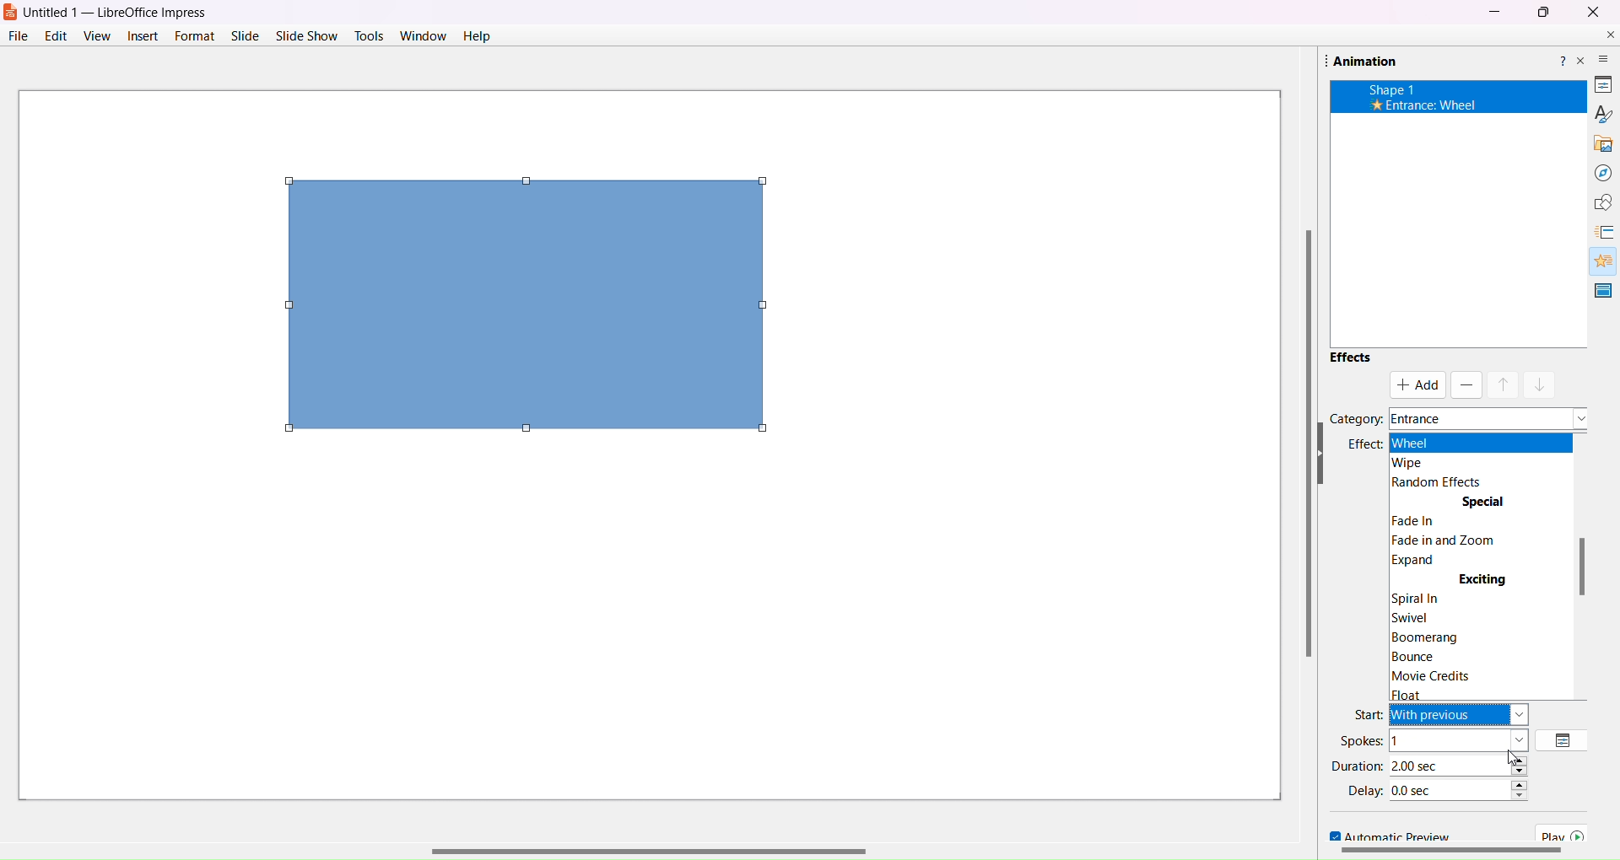  Describe the element at coordinates (1596, 172) in the screenshot. I see `Navigator` at that location.